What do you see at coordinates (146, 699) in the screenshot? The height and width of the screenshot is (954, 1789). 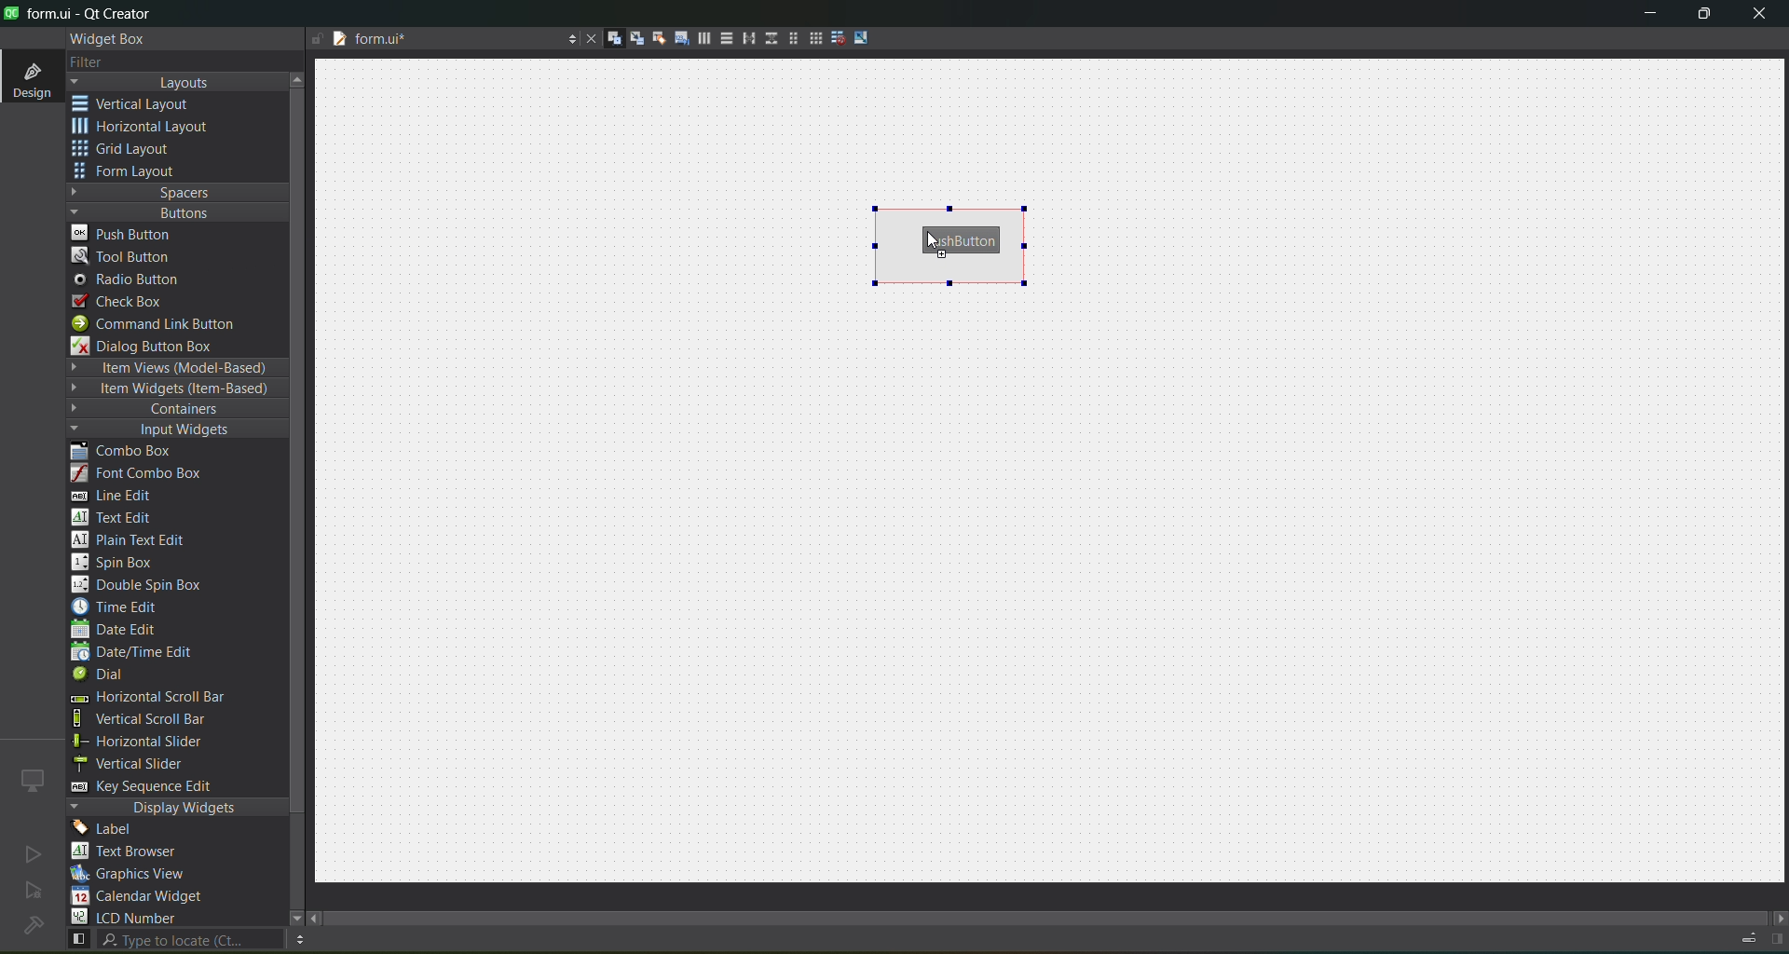 I see `horizontal scroll bar` at bounding box center [146, 699].